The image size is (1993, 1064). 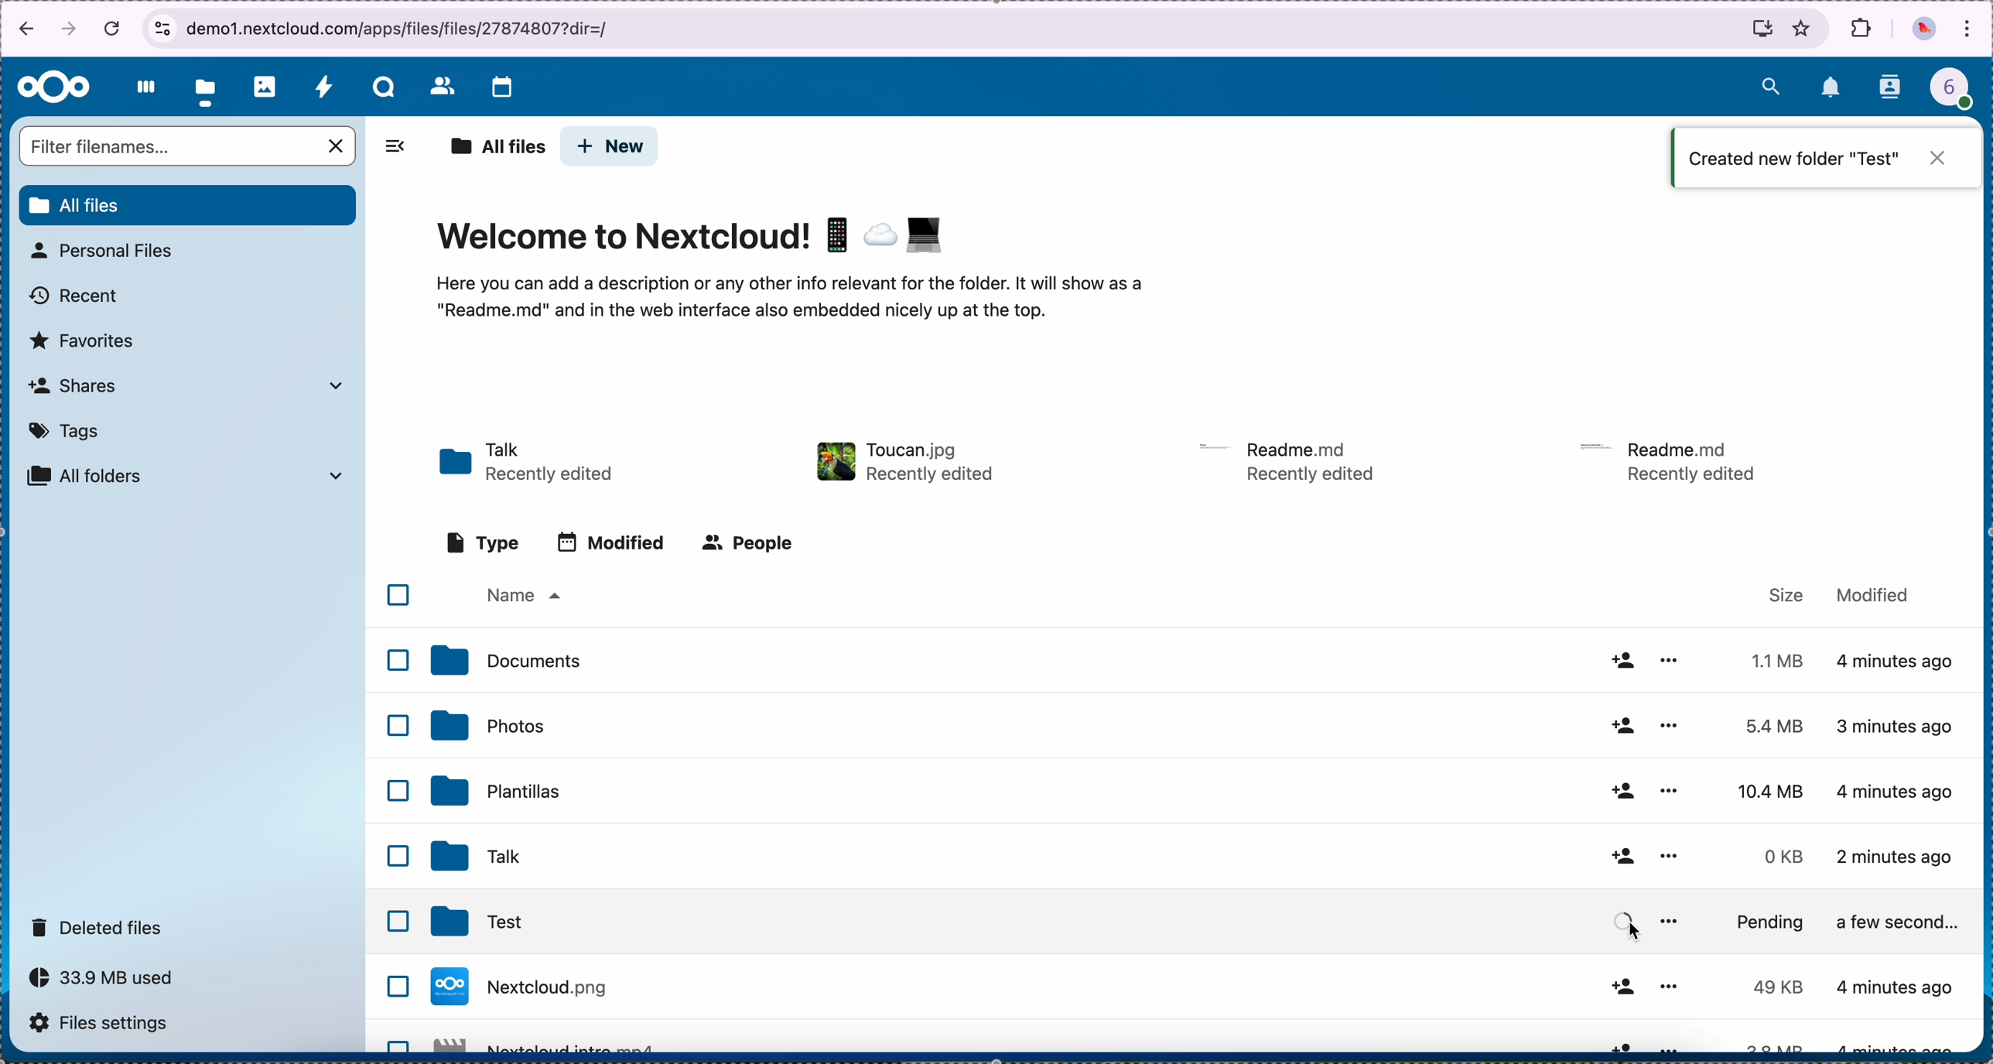 What do you see at coordinates (1897, 789) in the screenshot?
I see `4 minutes ago` at bounding box center [1897, 789].